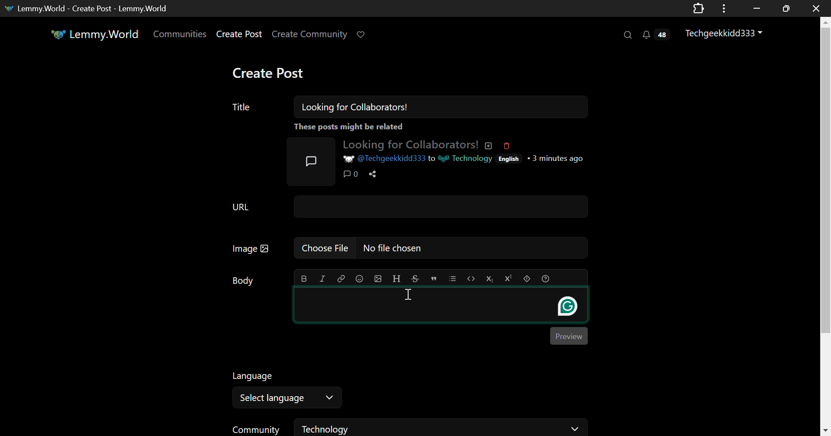 The width and height of the screenshot is (831, 436). What do you see at coordinates (545, 279) in the screenshot?
I see `formatting help` at bounding box center [545, 279].